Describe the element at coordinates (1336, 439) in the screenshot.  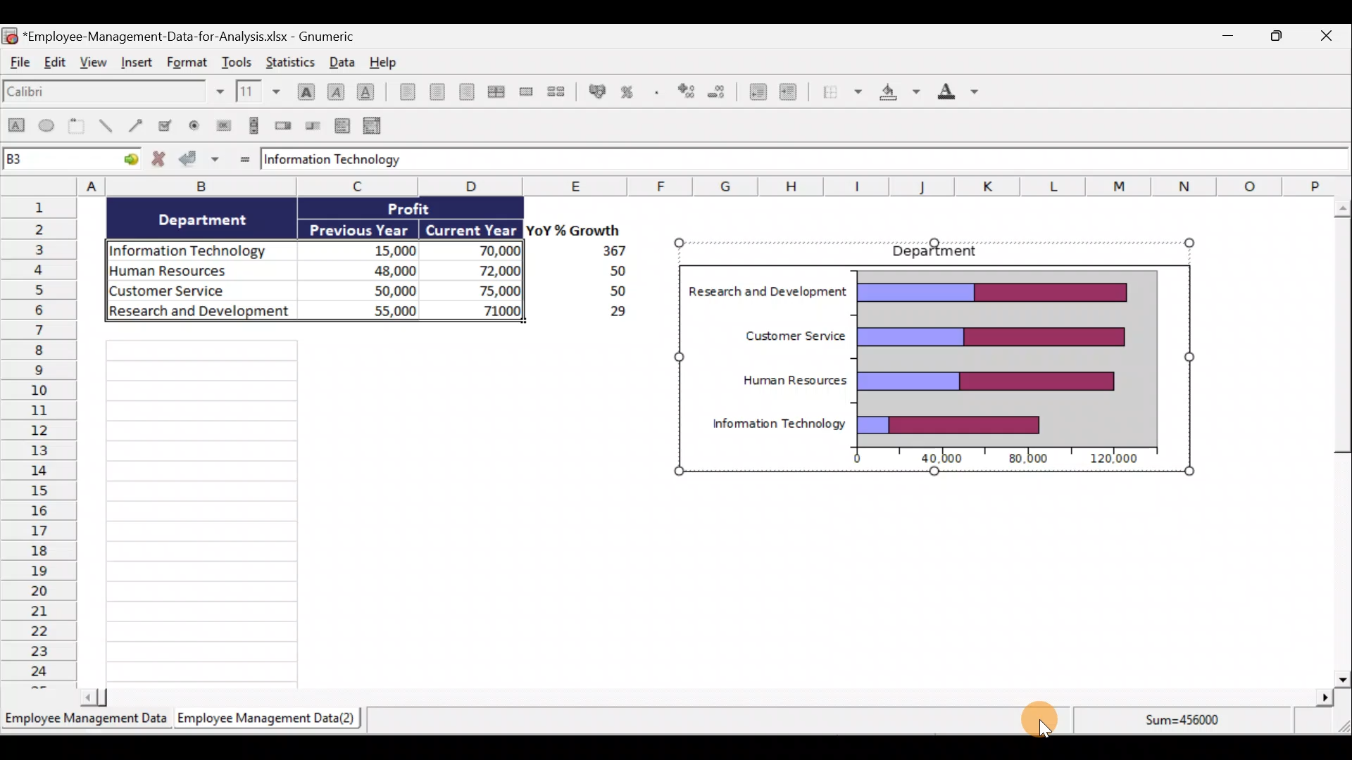
I see `Scroll bar` at that location.